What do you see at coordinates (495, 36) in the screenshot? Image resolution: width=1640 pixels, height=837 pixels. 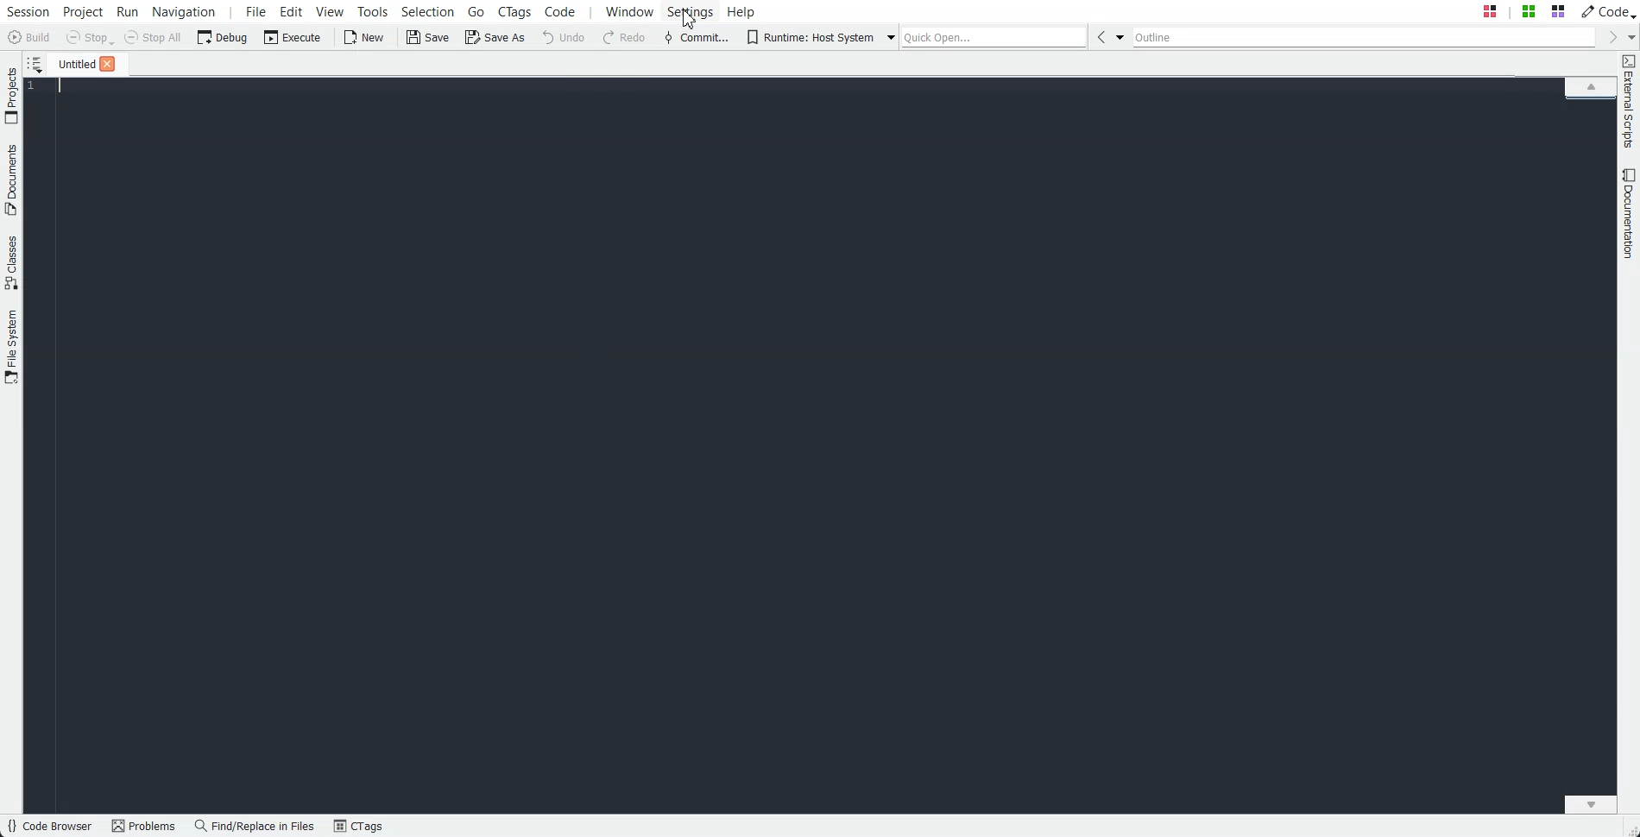 I see `Save As` at bounding box center [495, 36].